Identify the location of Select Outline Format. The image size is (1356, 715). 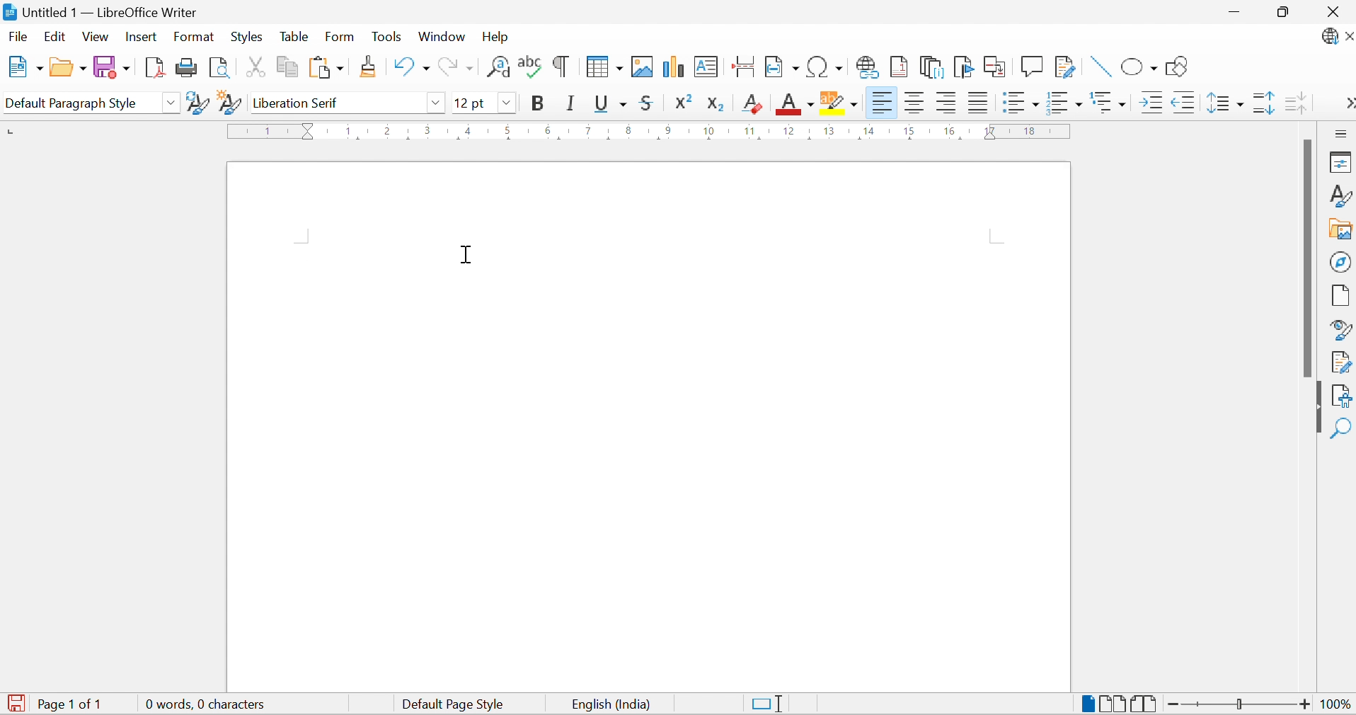
(1108, 101).